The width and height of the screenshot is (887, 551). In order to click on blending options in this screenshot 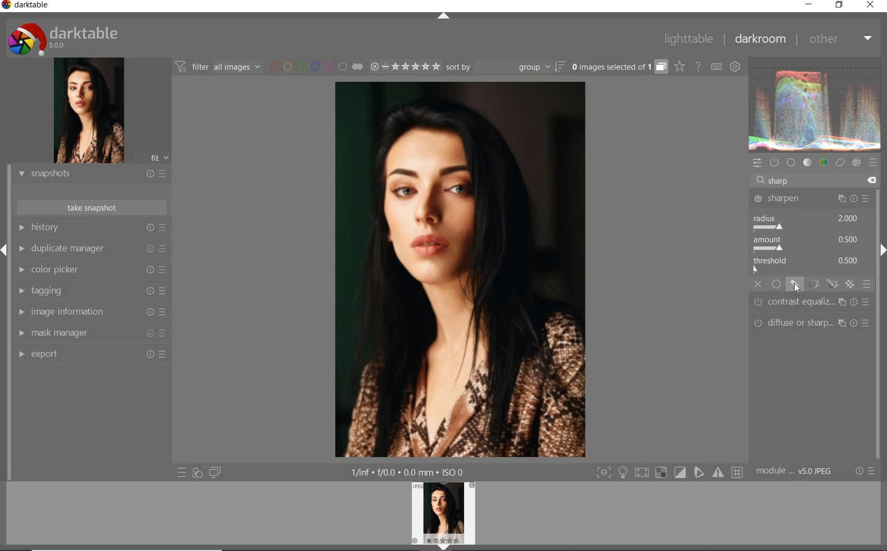, I will do `click(867, 285)`.